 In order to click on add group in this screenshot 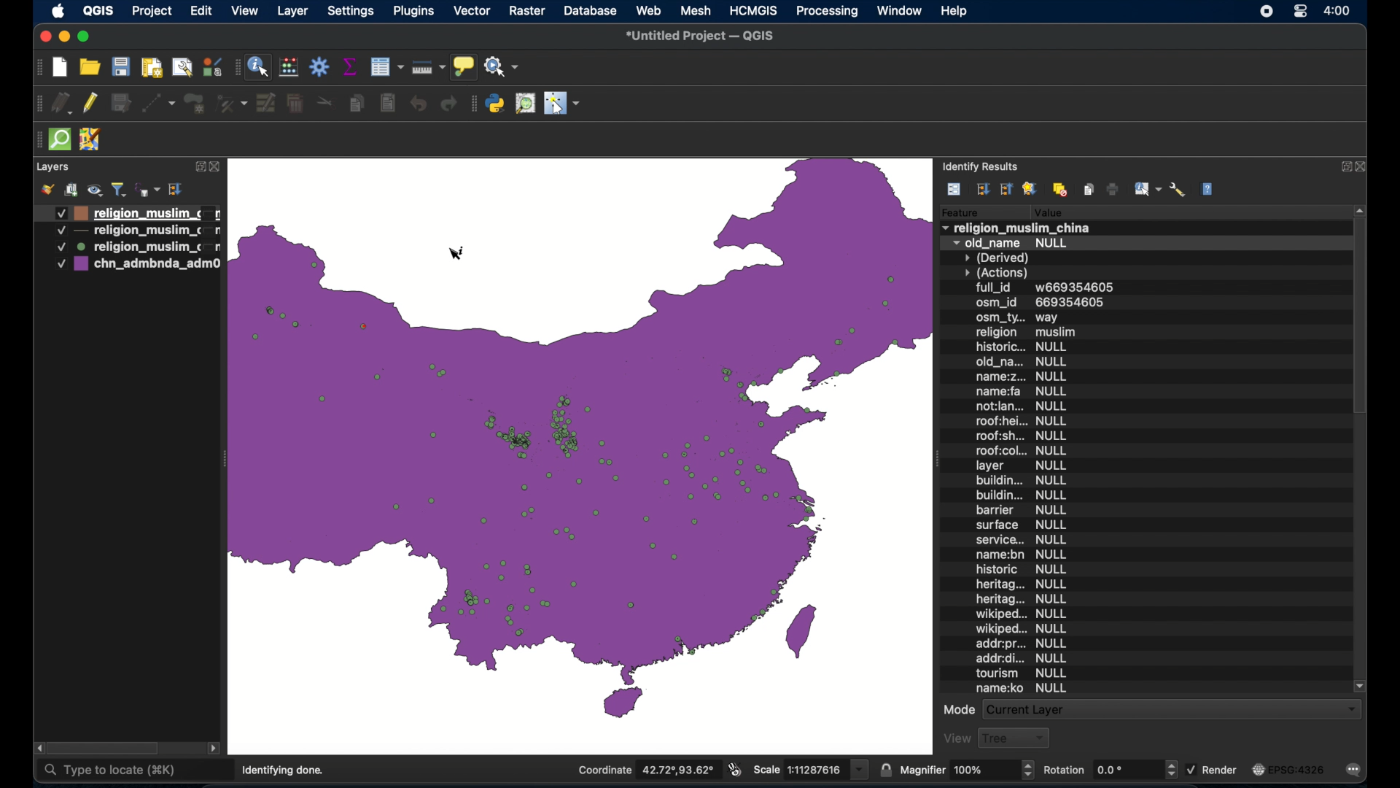, I will do `click(71, 189)`.